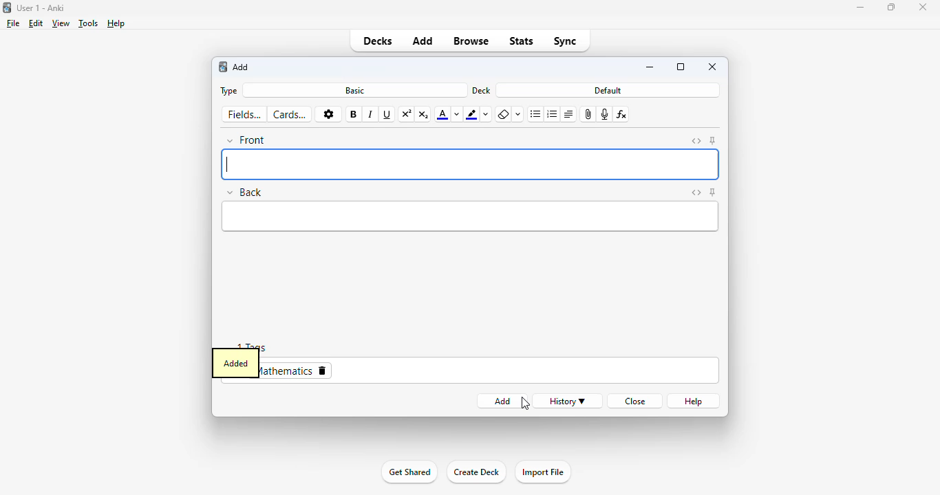 This screenshot has height=495, width=940. What do you see at coordinates (469, 165) in the screenshot?
I see `front` at bounding box center [469, 165].